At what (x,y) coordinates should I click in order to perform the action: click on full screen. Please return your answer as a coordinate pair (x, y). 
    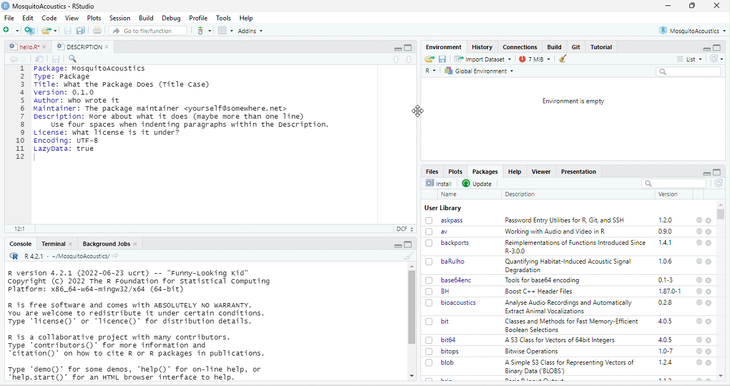
    Looking at the image, I should click on (408, 48).